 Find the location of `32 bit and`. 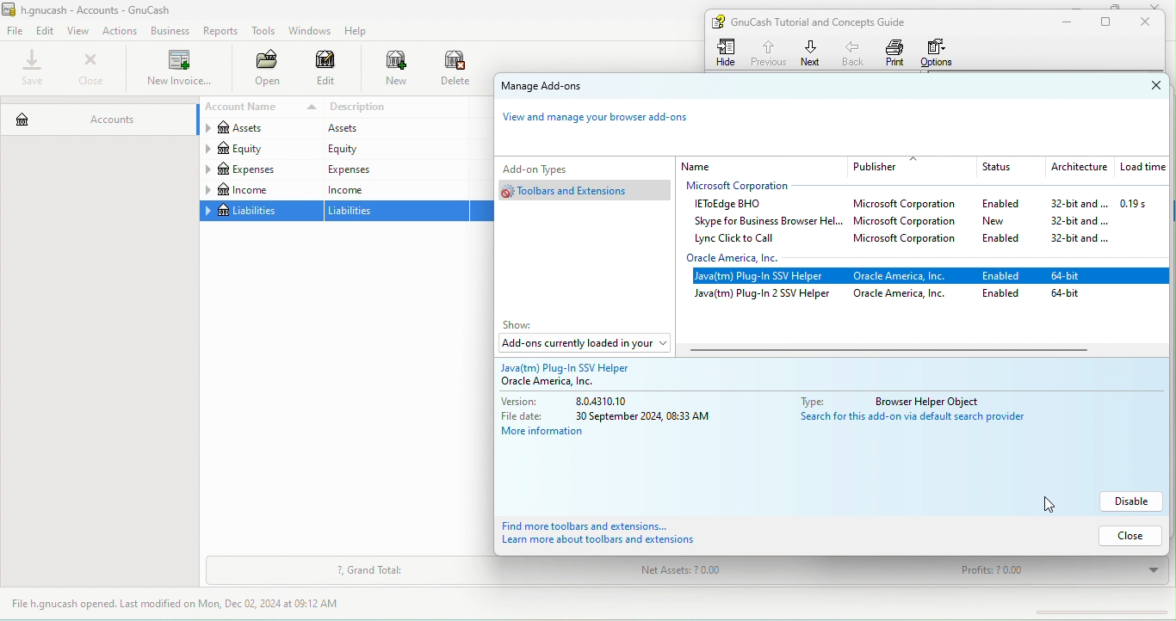

32 bit and is located at coordinates (1079, 221).